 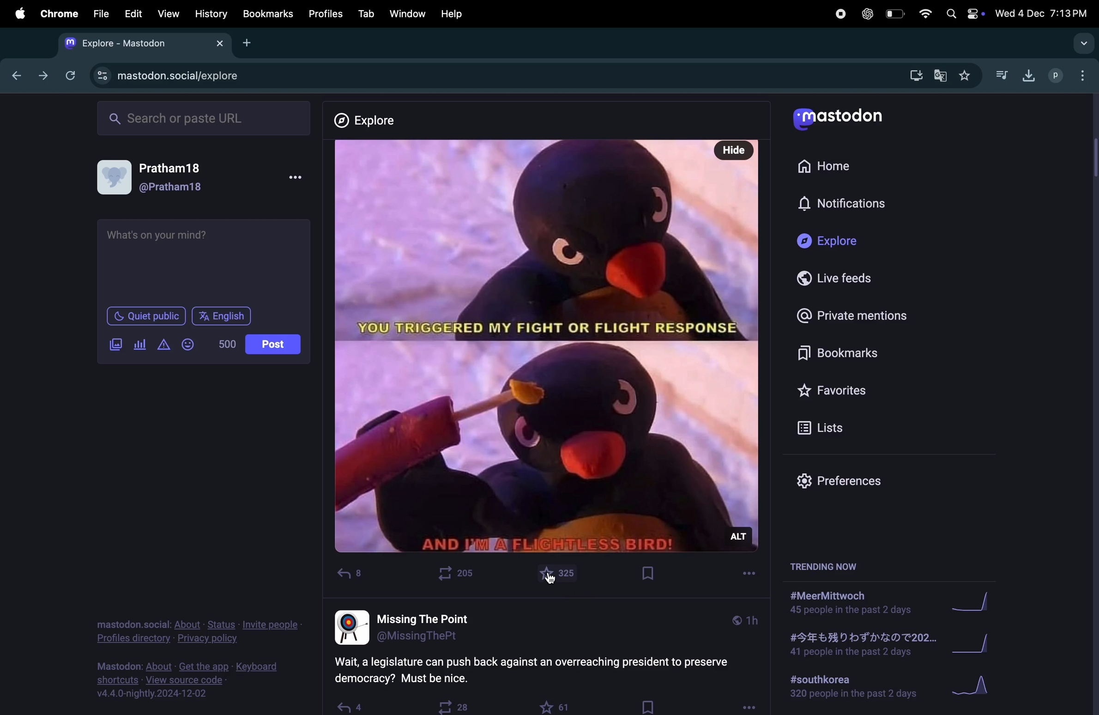 I want to click on username, so click(x=546, y=625).